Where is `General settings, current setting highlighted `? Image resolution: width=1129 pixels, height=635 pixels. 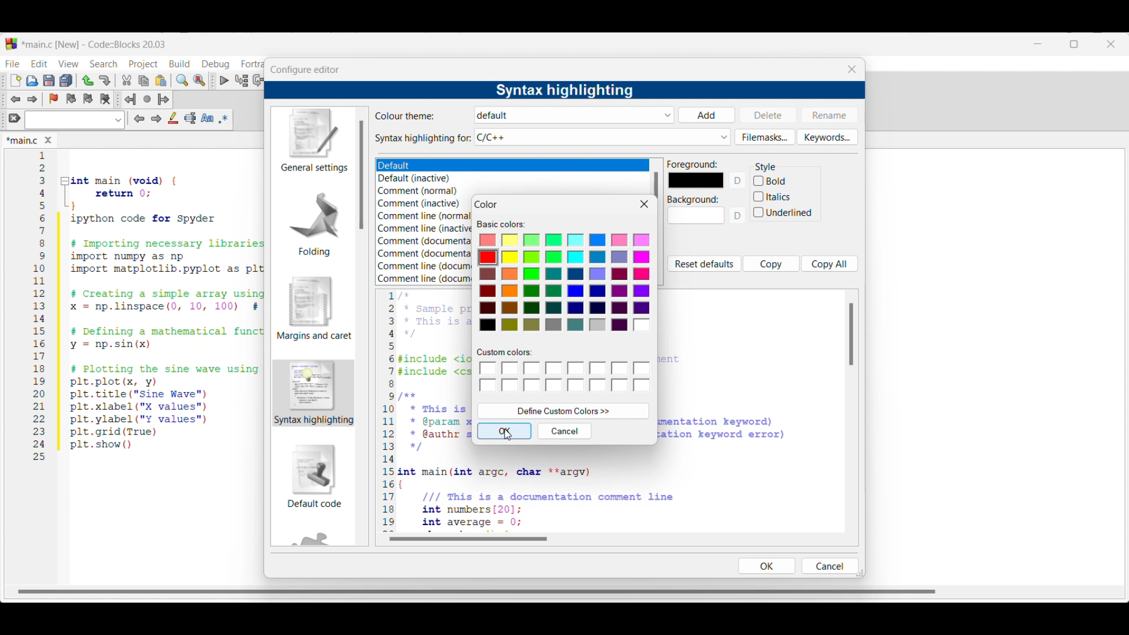 General settings, current setting highlighted  is located at coordinates (313, 141).